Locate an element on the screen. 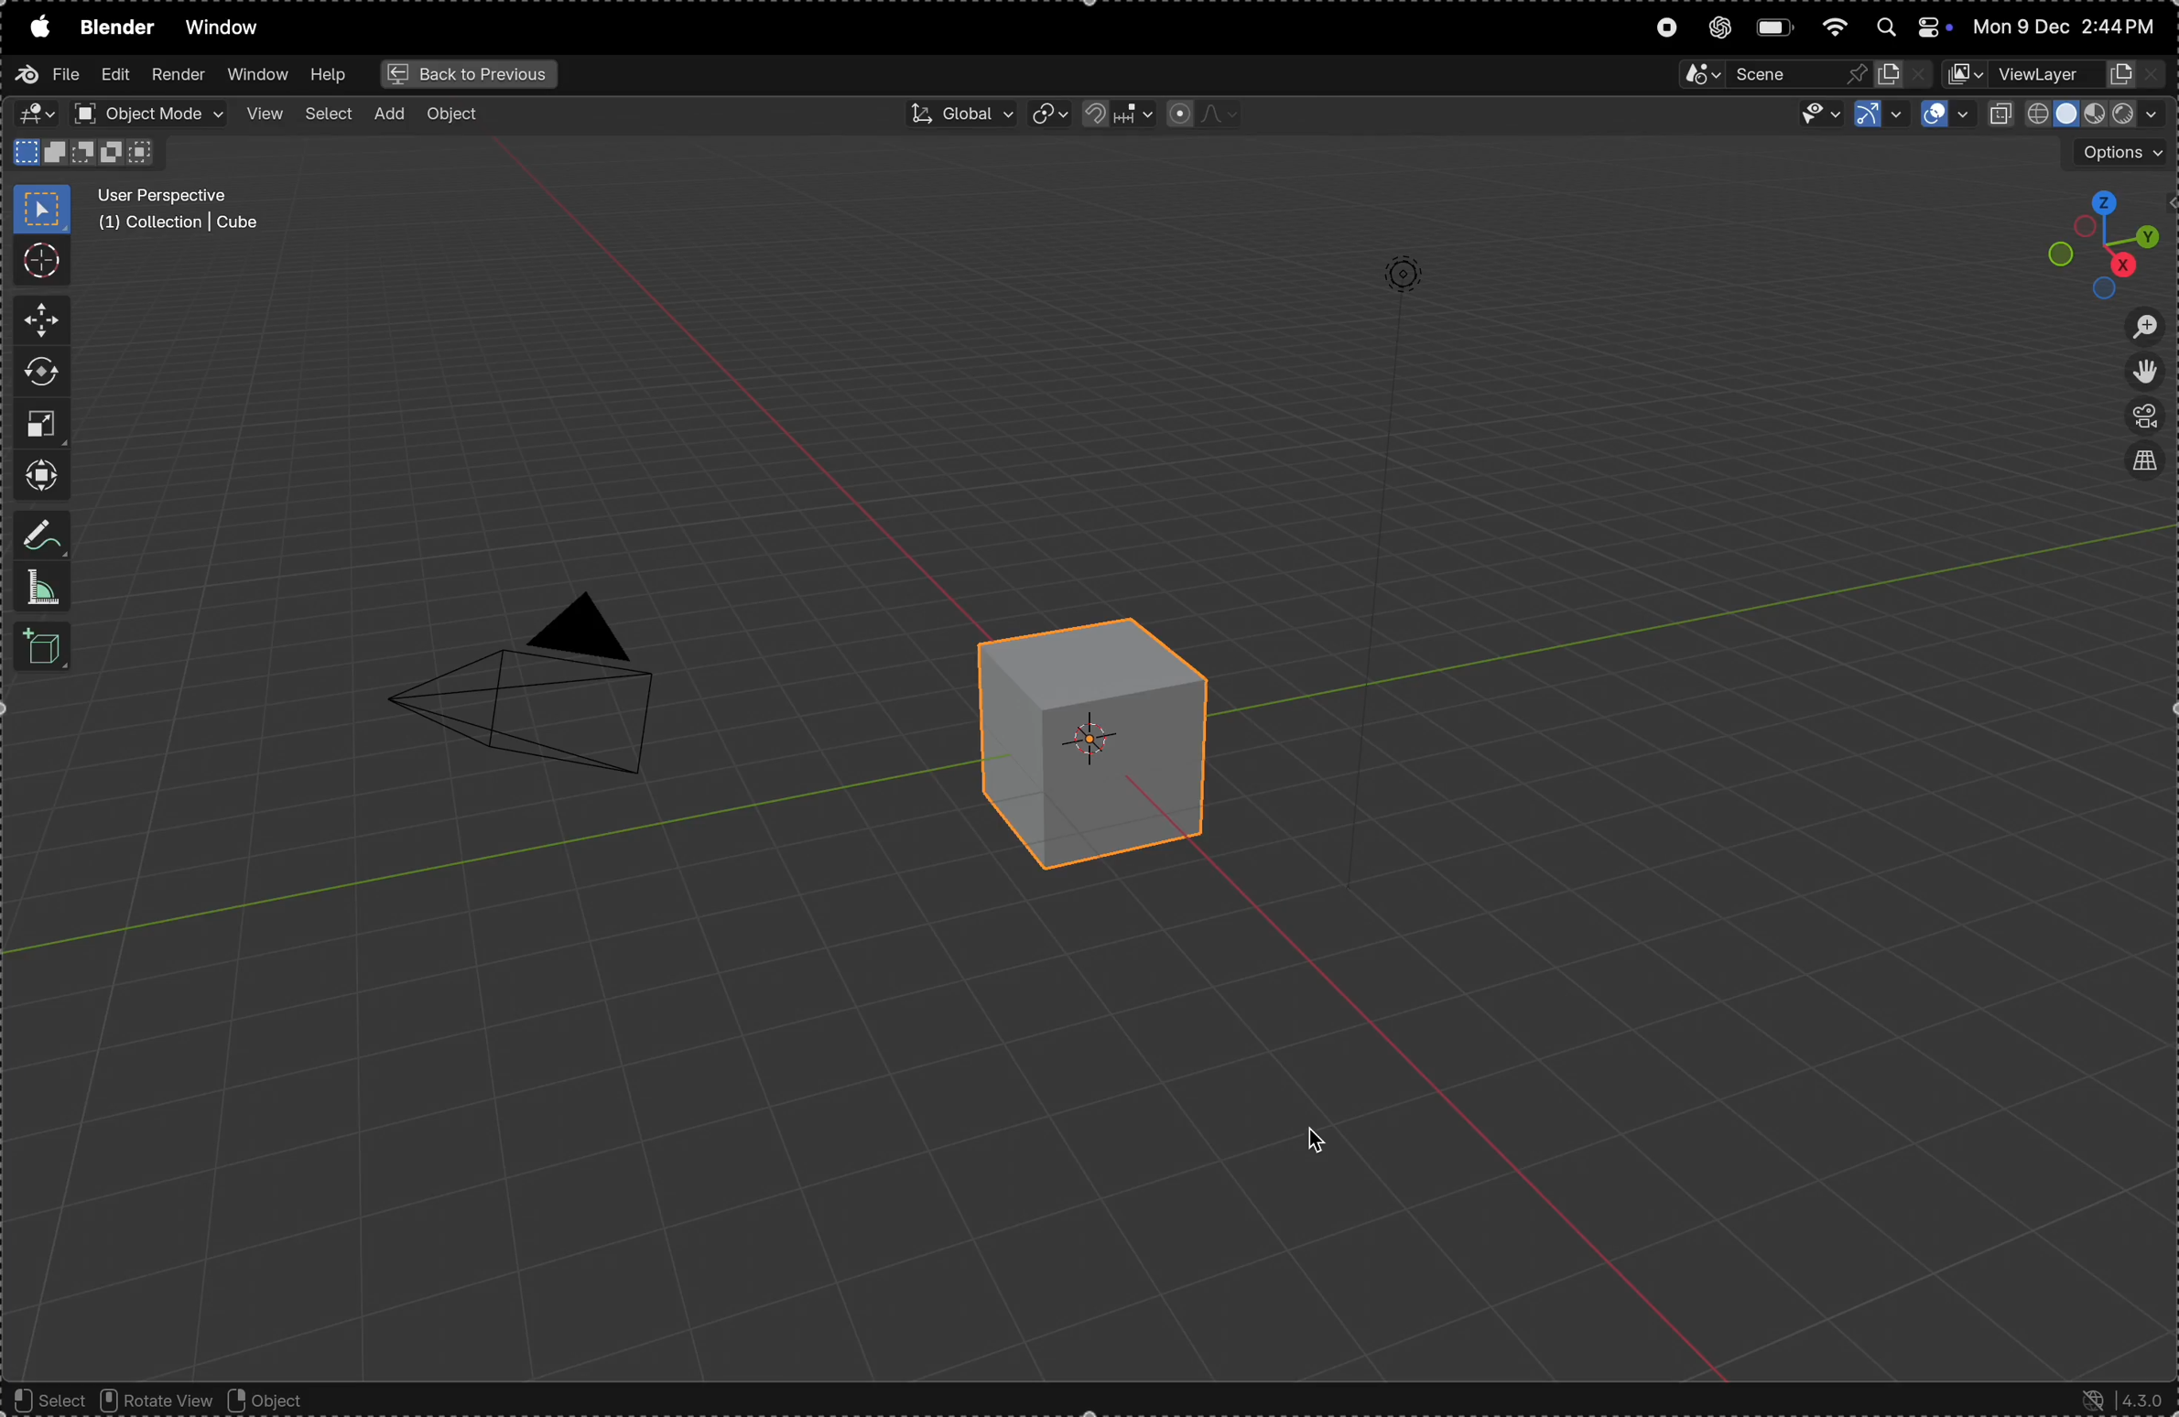  view port shading is located at coordinates (2076, 114).